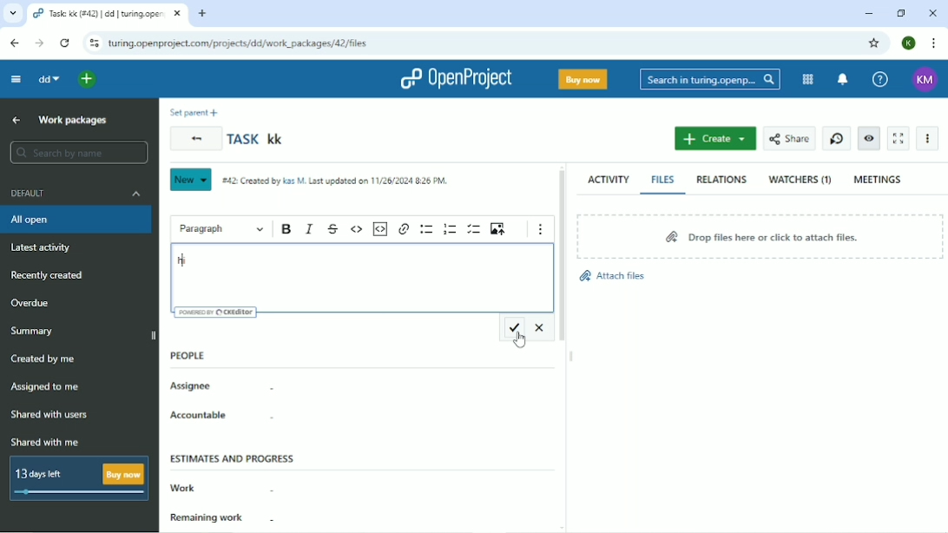  Describe the element at coordinates (78, 152) in the screenshot. I see `Search by name` at that location.